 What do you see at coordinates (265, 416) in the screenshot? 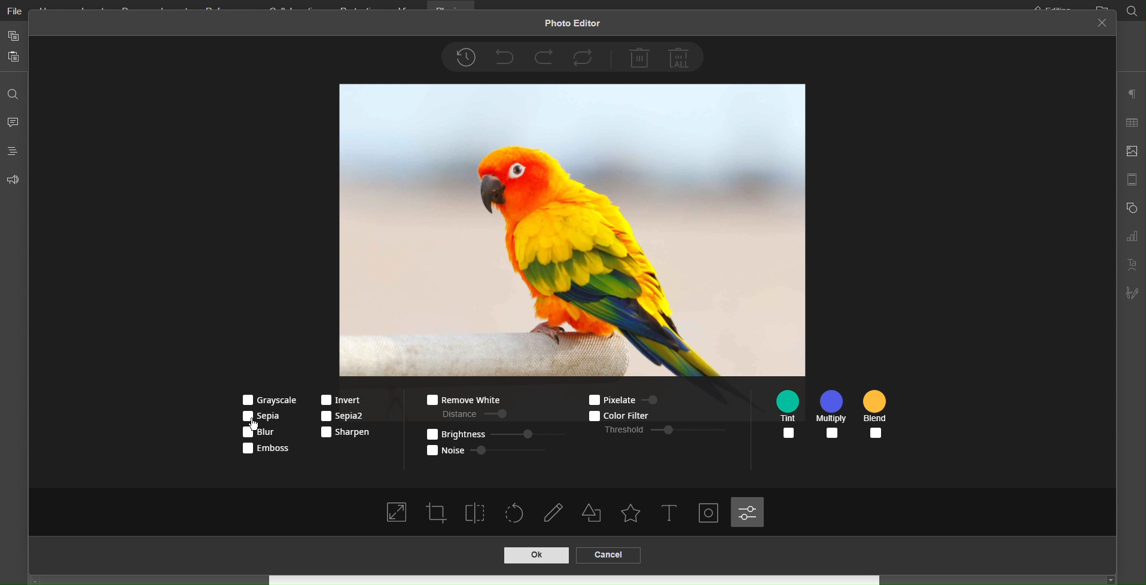
I see `Sepia` at bounding box center [265, 416].